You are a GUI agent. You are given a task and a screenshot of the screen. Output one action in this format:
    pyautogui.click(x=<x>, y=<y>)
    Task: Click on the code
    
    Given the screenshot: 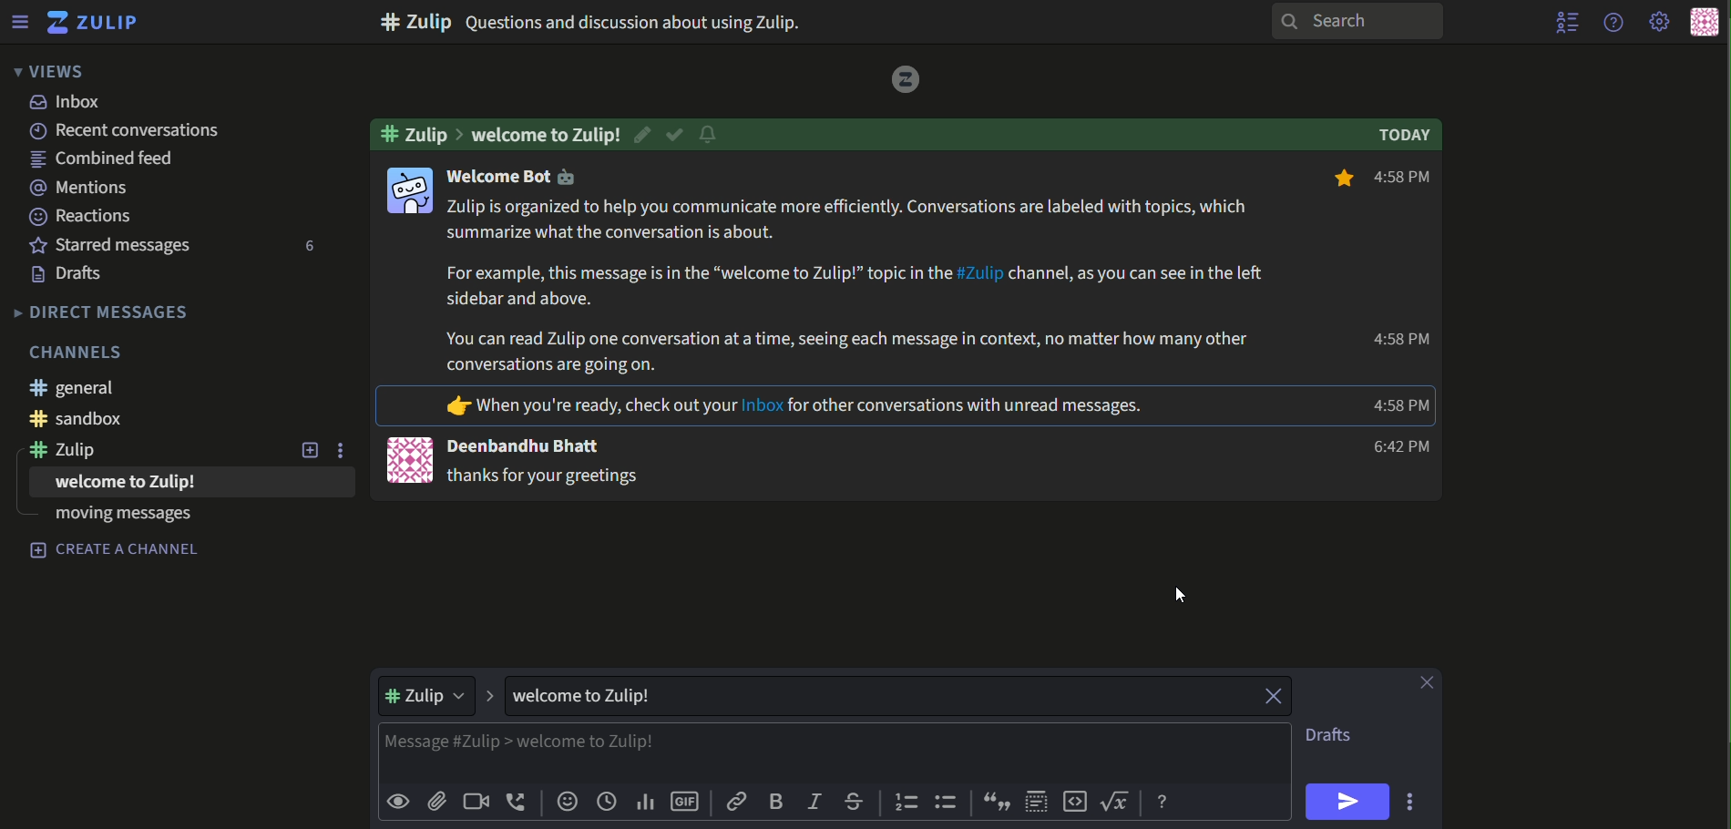 What is the action you would take?
    pyautogui.click(x=1075, y=803)
    